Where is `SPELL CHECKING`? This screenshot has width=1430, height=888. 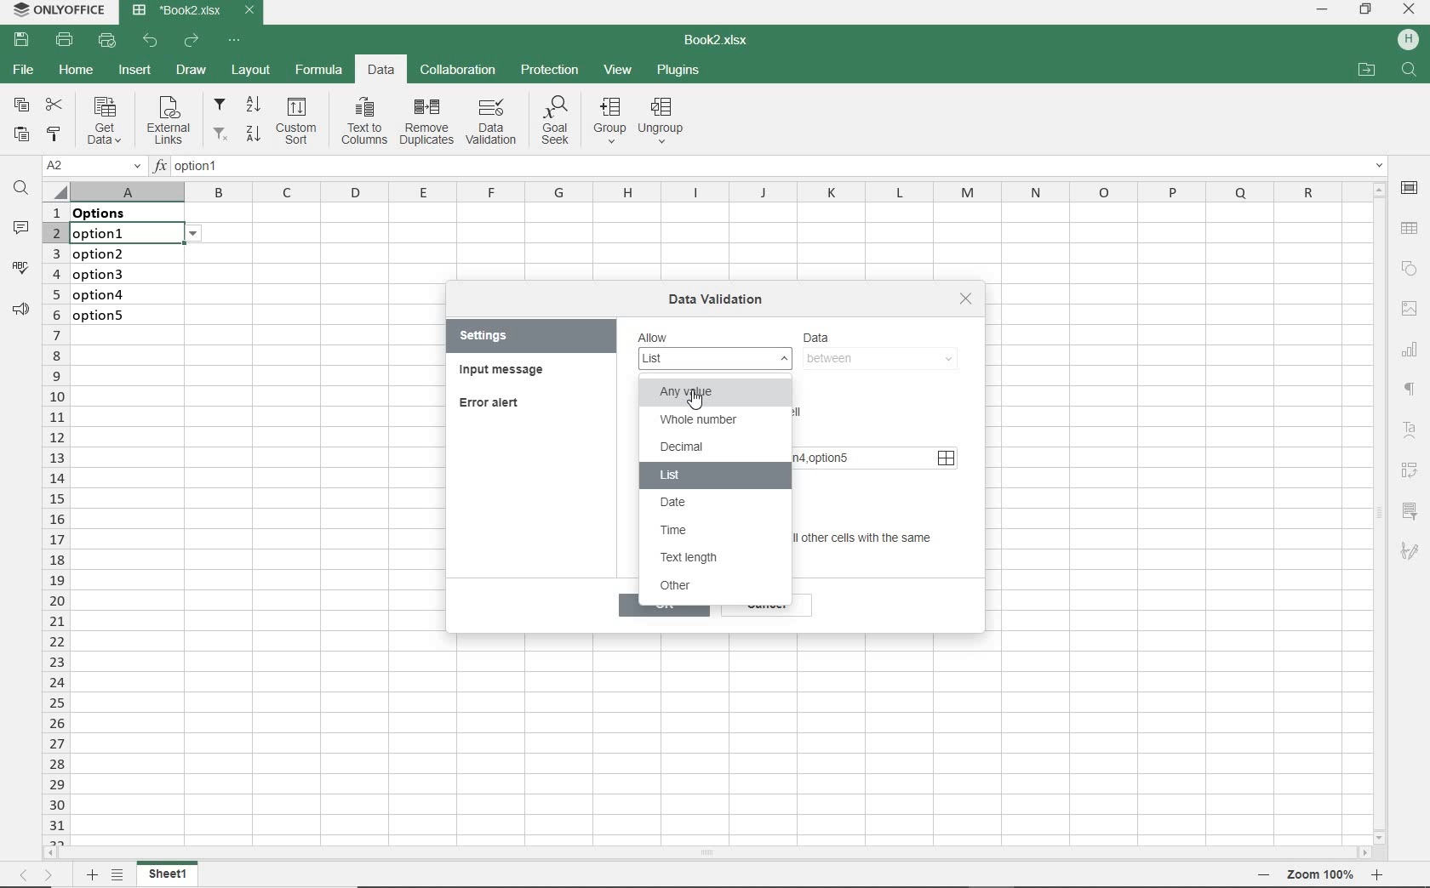 SPELL CHECKING is located at coordinates (17, 265).